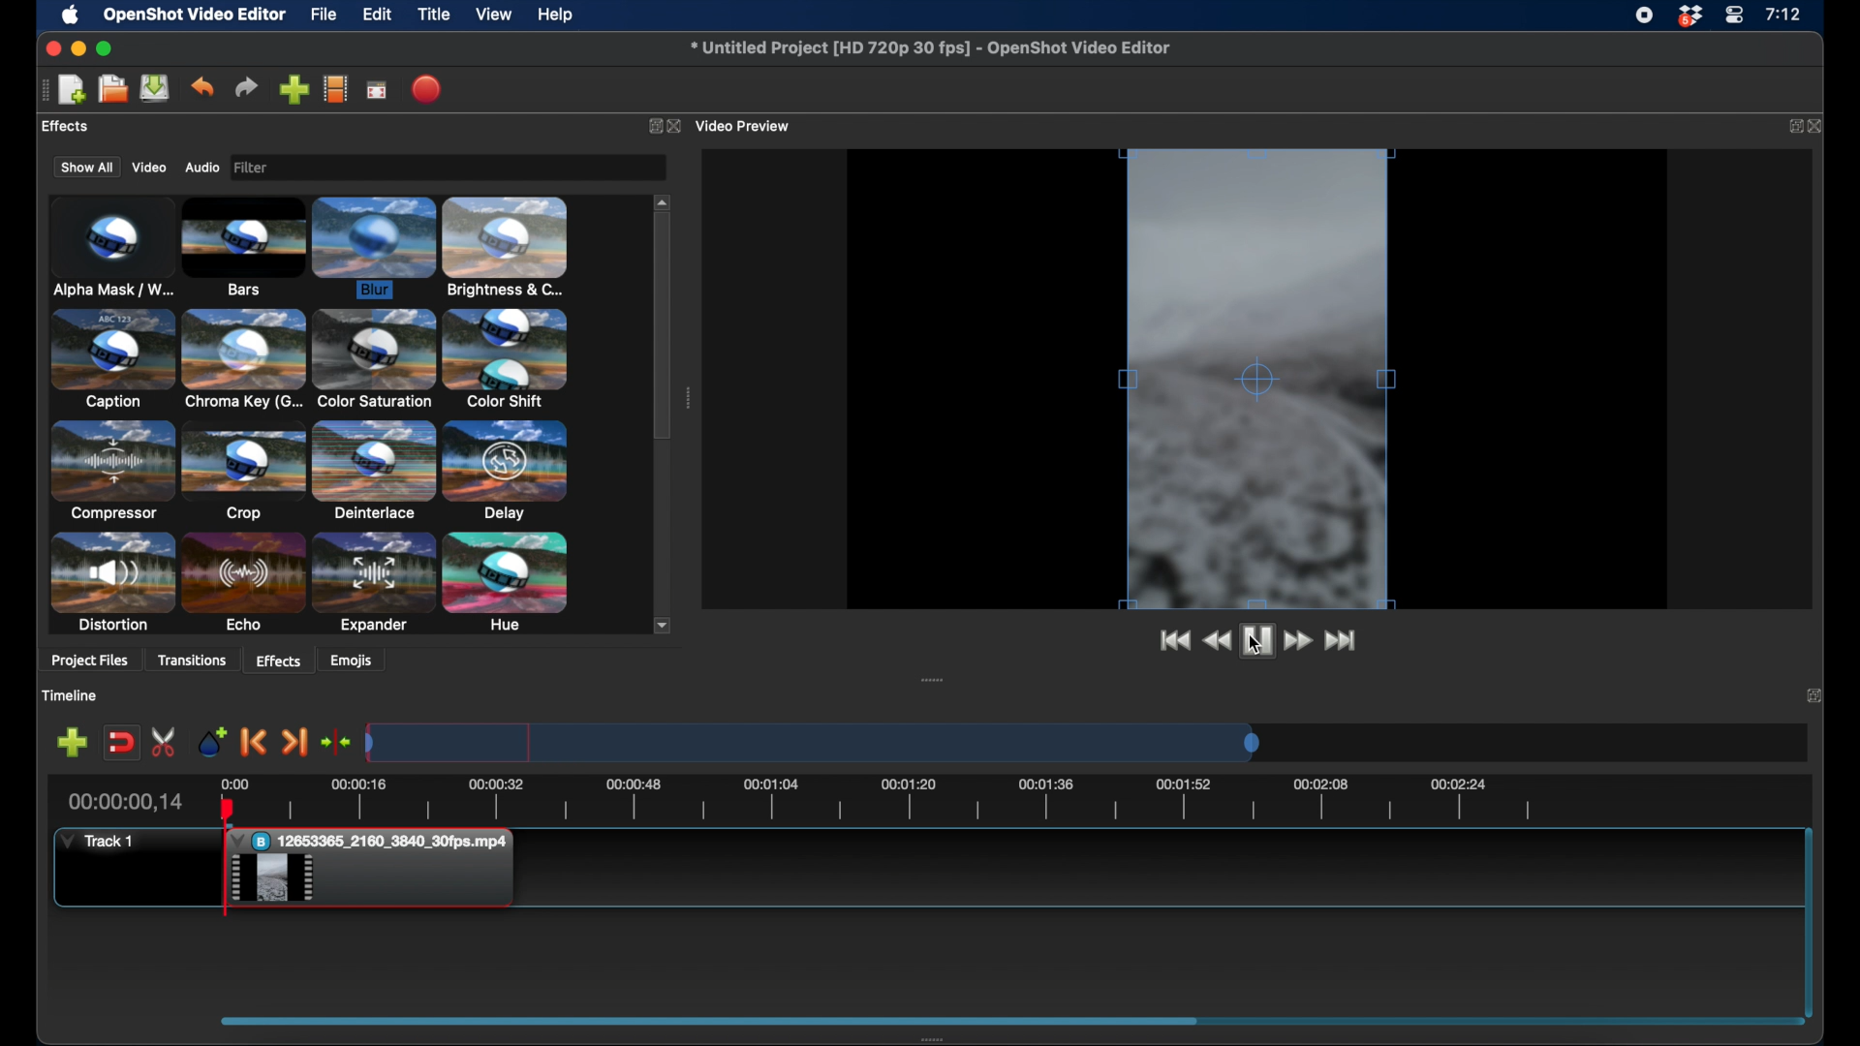  What do you see at coordinates (506, 583) in the screenshot?
I see `hue` at bounding box center [506, 583].